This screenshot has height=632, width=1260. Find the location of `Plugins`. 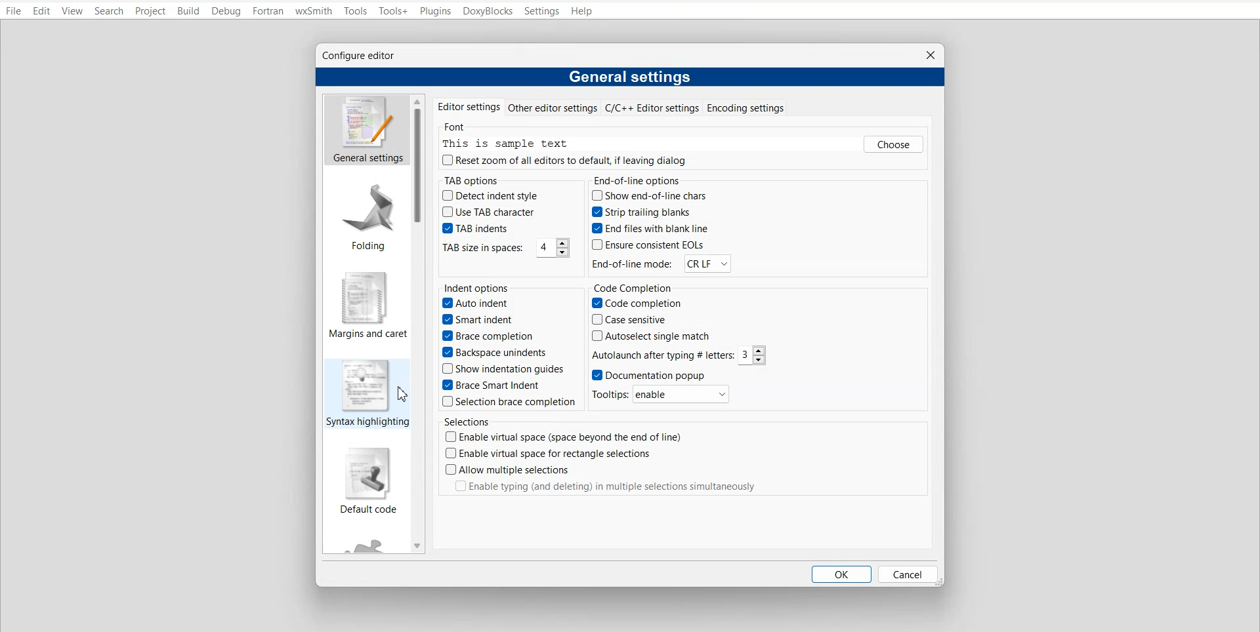

Plugins is located at coordinates (435, 10).